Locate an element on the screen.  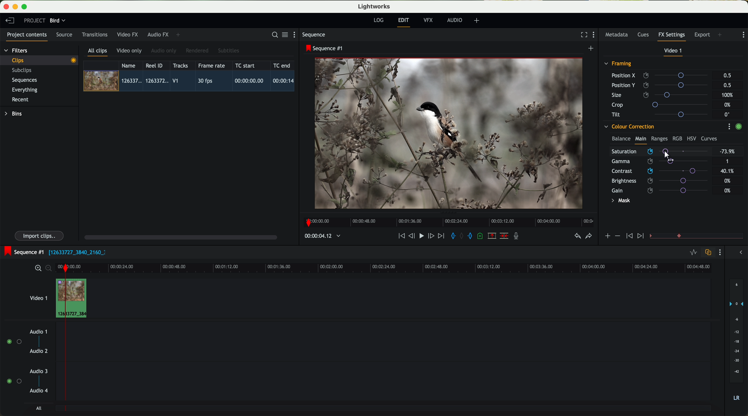
toggle audio levels editing is located at coordinates (693, 253).